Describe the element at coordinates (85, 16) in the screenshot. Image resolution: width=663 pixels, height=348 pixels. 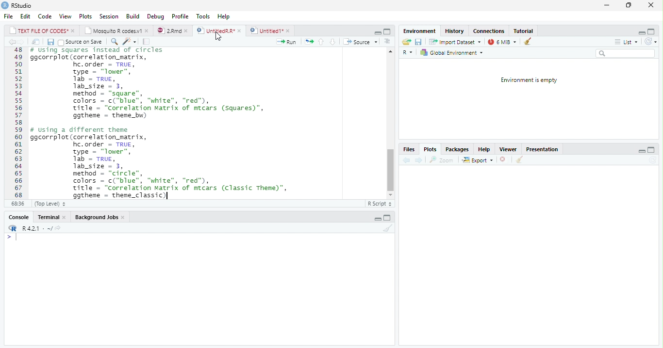
I see `Plots` at that location.